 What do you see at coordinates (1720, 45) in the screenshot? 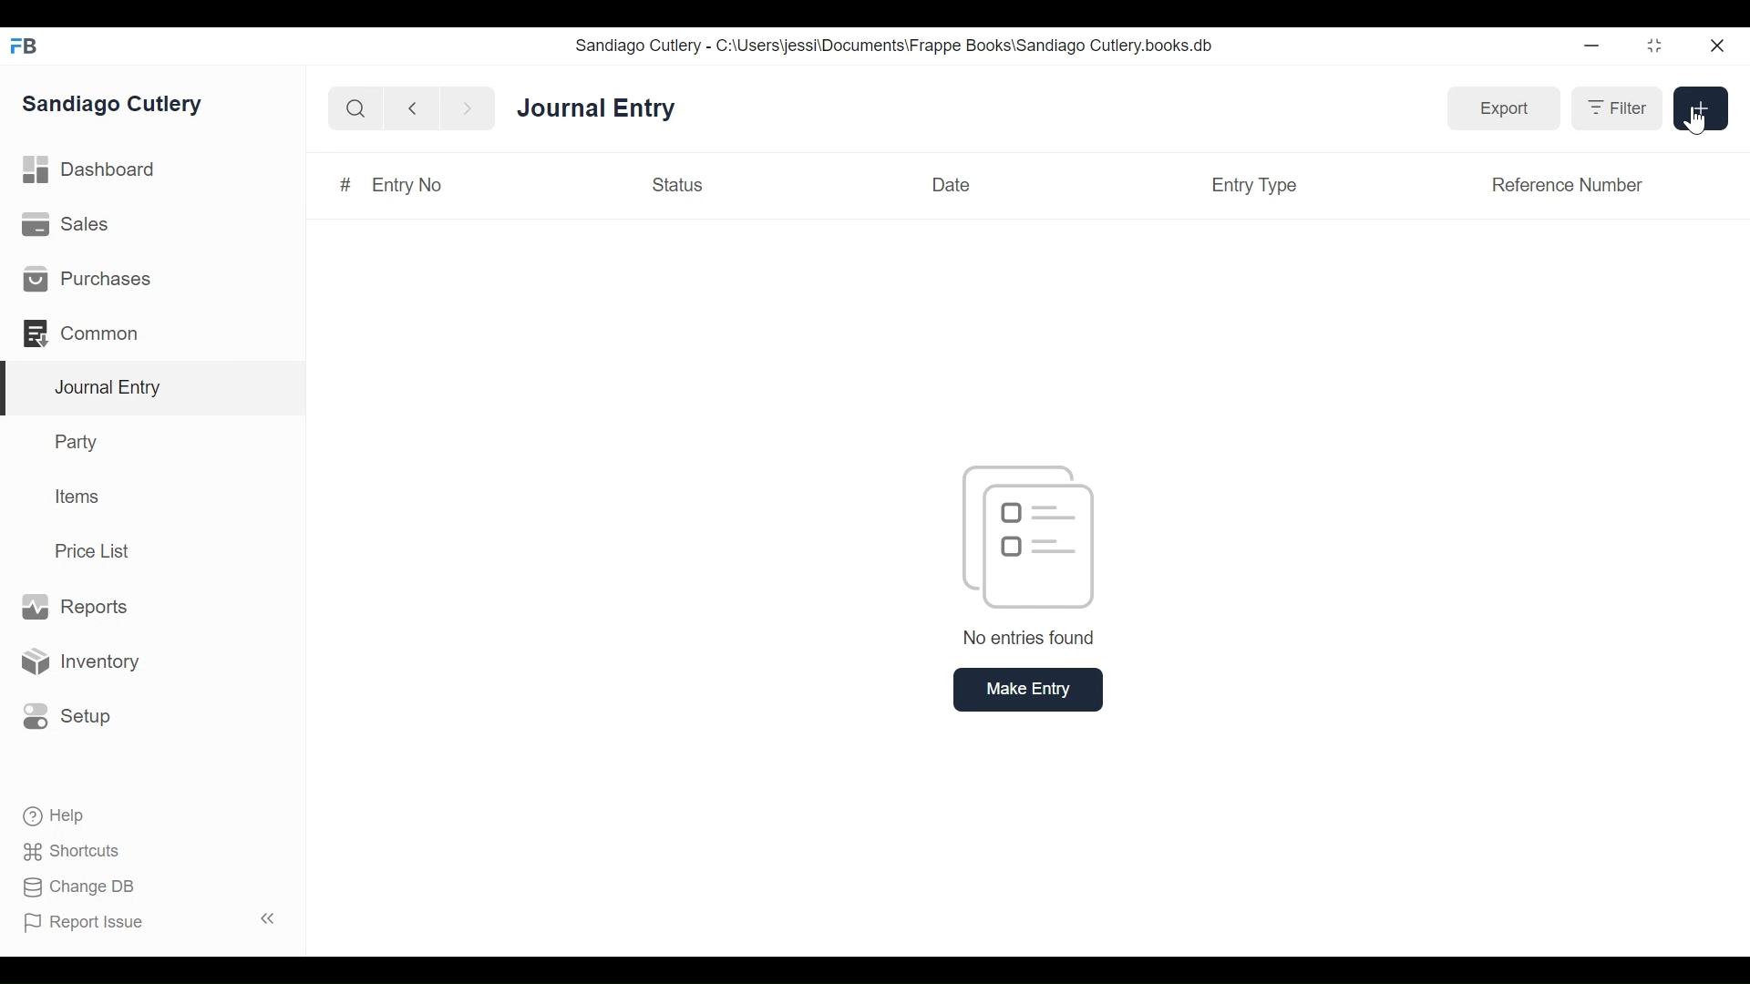
I see `Close` at bounding box center [1720, 45].